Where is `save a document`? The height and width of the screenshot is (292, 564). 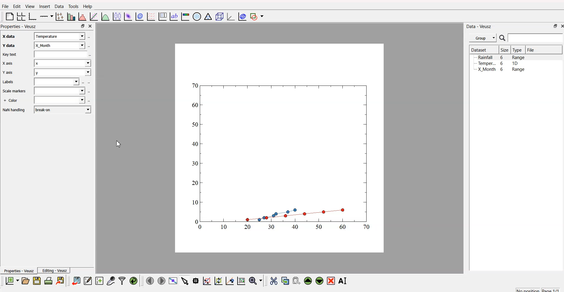 save a document is located at coordinates (36, 280).